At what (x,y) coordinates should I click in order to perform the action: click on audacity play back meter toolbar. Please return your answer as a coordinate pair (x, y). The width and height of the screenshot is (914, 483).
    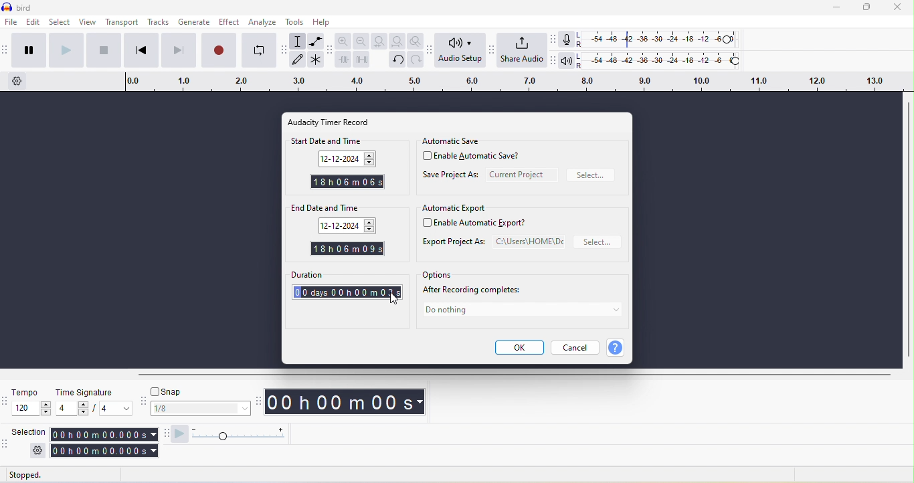
    Looking at the image, I should click on (551, 62).